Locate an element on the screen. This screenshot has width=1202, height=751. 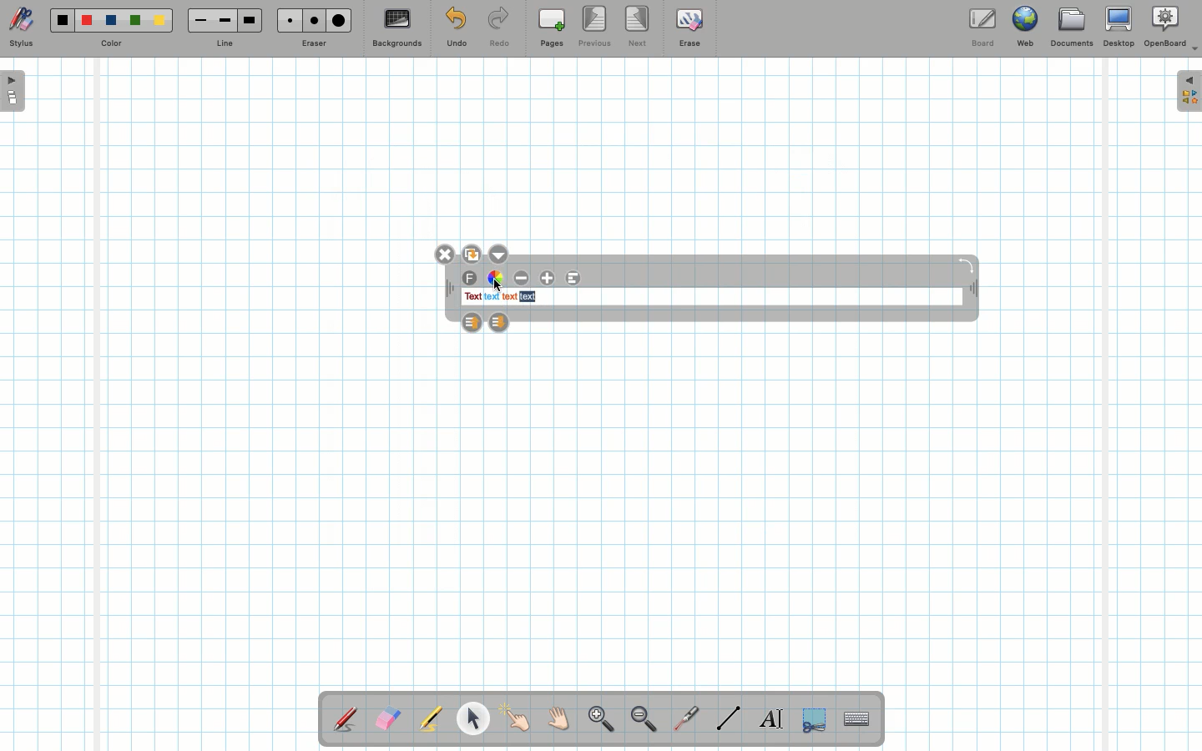
Stylus is located at coordinates (21, 28).